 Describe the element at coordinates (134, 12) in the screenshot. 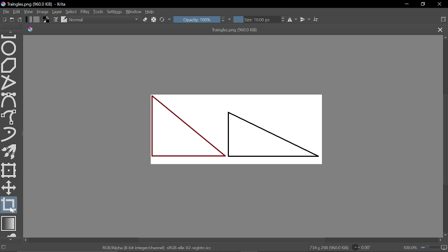

I see `Window` at that location.